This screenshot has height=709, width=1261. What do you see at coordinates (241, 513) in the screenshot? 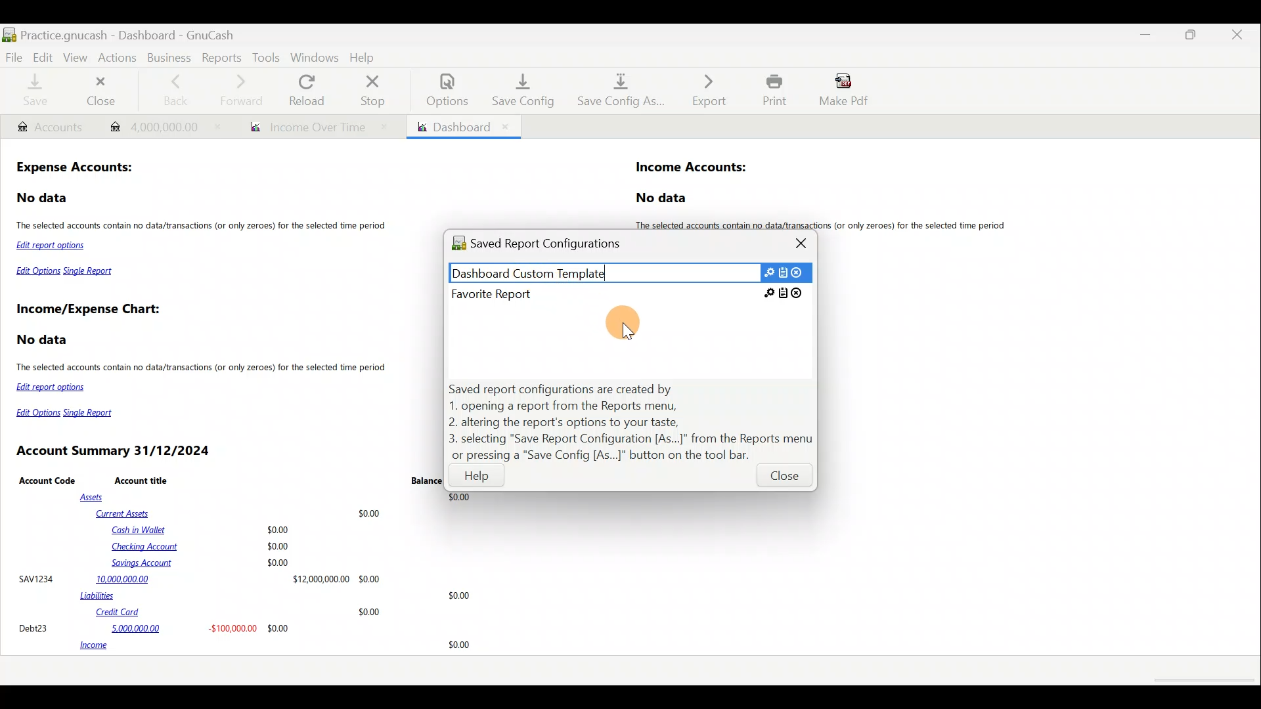
I see `Current Assets $0.00` at bounding box center [241, 513].